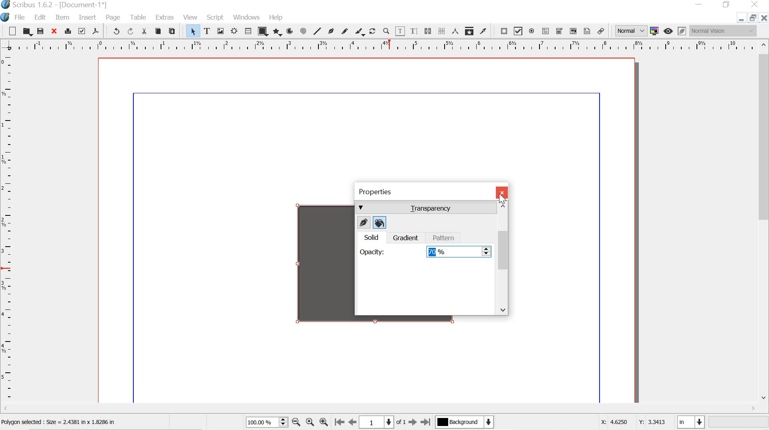 Image resolution: width=769 pixels, height=430 pixels. What do you see at coordinates (464, 422) in the screenshot?
I see `Background` at bounding box center [464, 422].